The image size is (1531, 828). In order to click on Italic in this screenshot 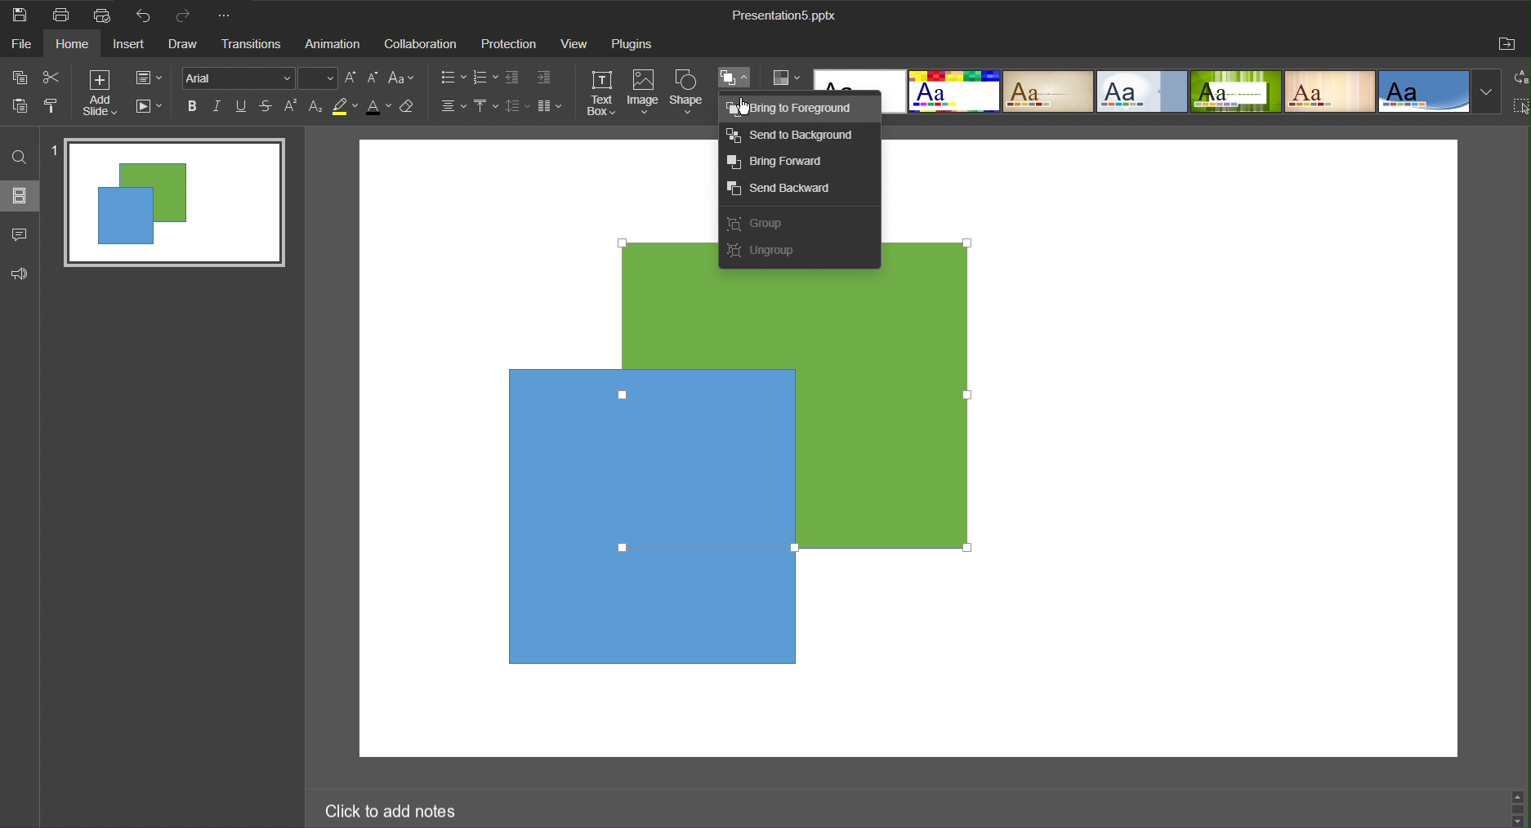, I will do `click(216, 105)`.